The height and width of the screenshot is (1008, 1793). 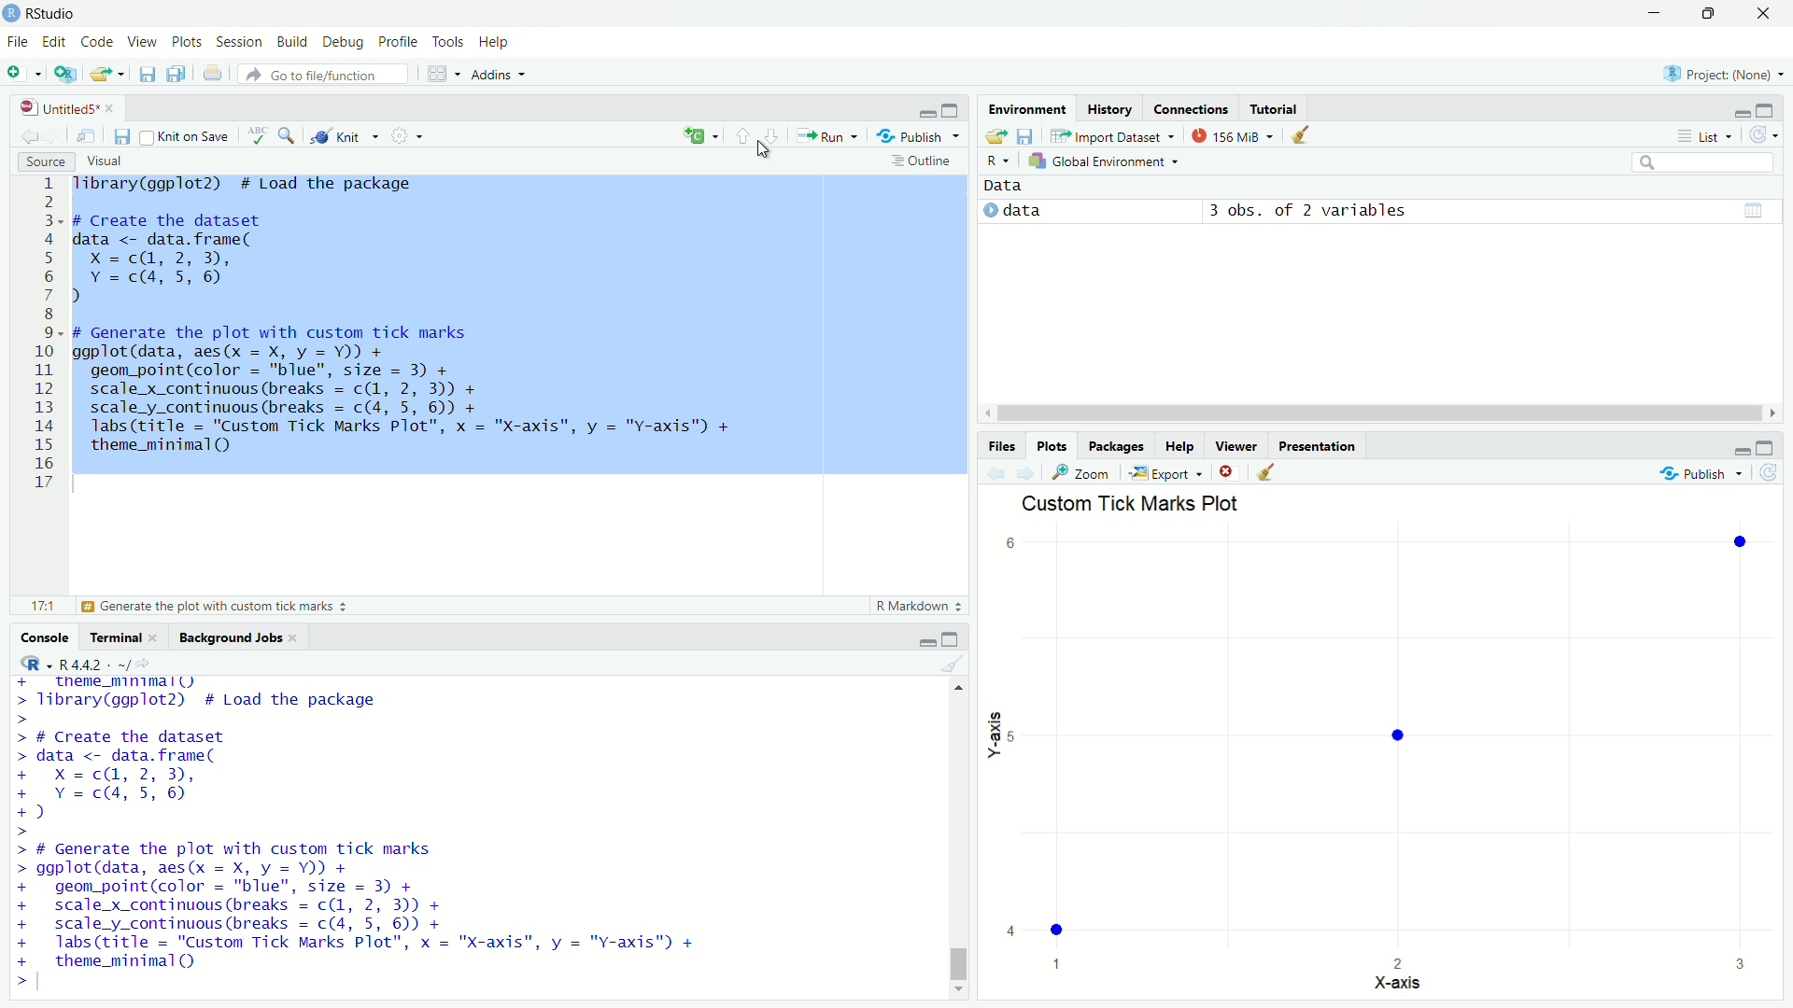 What do you see at coordinates (1775, 448) in the screenshot?
I see `maximize` at bounding box center [1775, 448].